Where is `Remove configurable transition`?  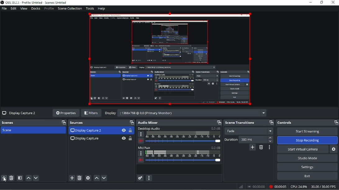 Remove configurable transition is located at coordinates (262, 148).